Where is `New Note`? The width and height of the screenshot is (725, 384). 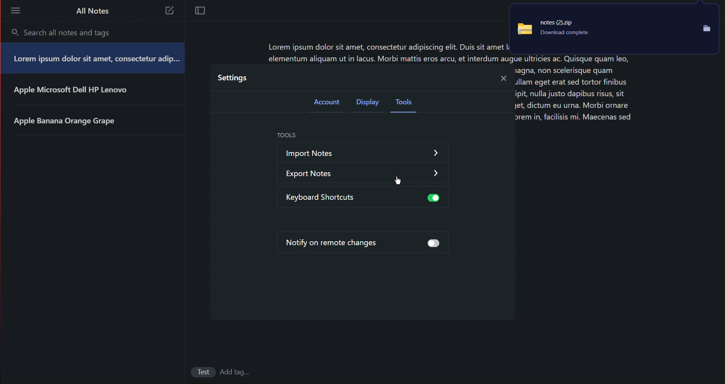
New Note is located at coordinates (171, 11).